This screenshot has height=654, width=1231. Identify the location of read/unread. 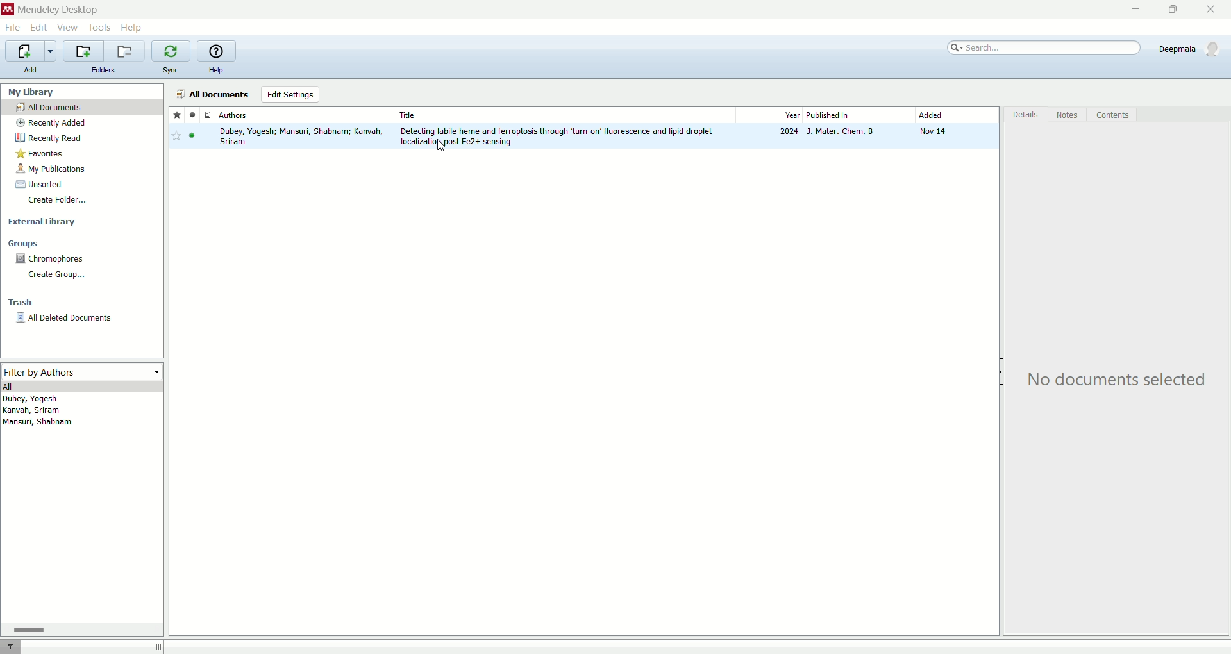
(190, 115).